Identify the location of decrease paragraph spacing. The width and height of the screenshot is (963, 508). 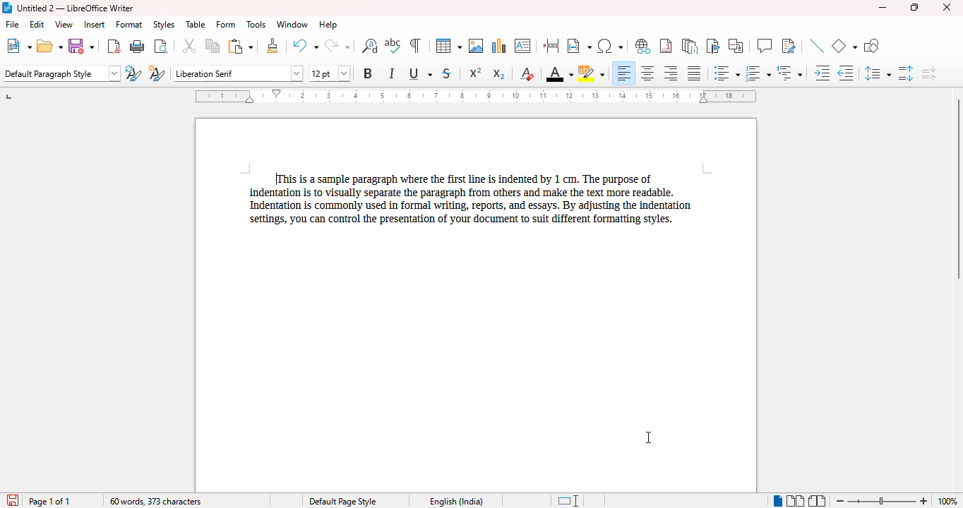
(928, 73).